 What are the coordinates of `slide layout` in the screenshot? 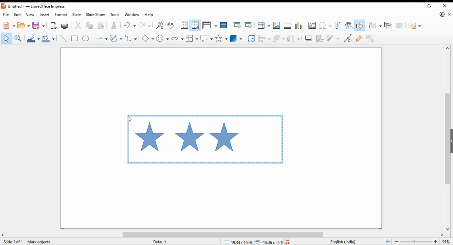 It's located at (415, 26).